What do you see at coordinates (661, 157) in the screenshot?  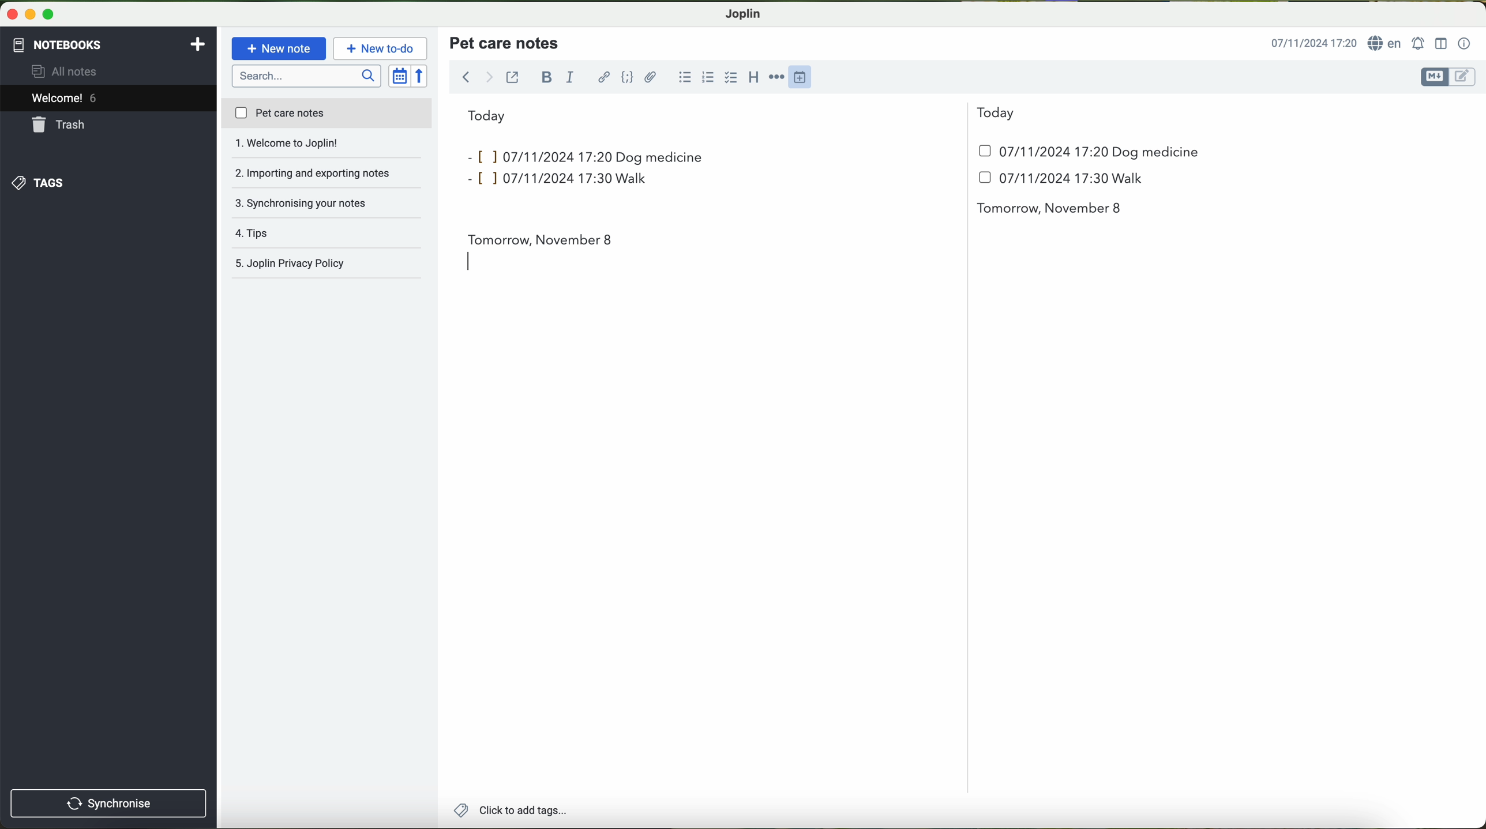 I see `dog medicine` at bounding box center [661, 157].